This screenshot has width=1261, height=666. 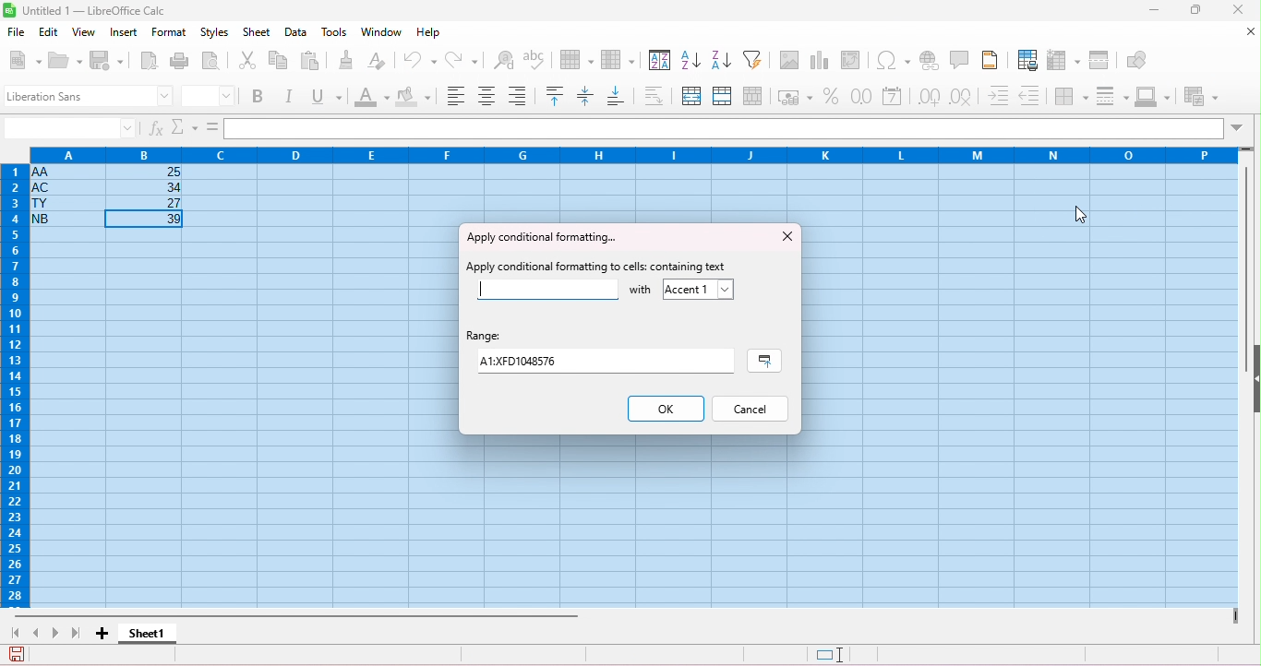 I want to click on split , so click(x=1101, y=59).